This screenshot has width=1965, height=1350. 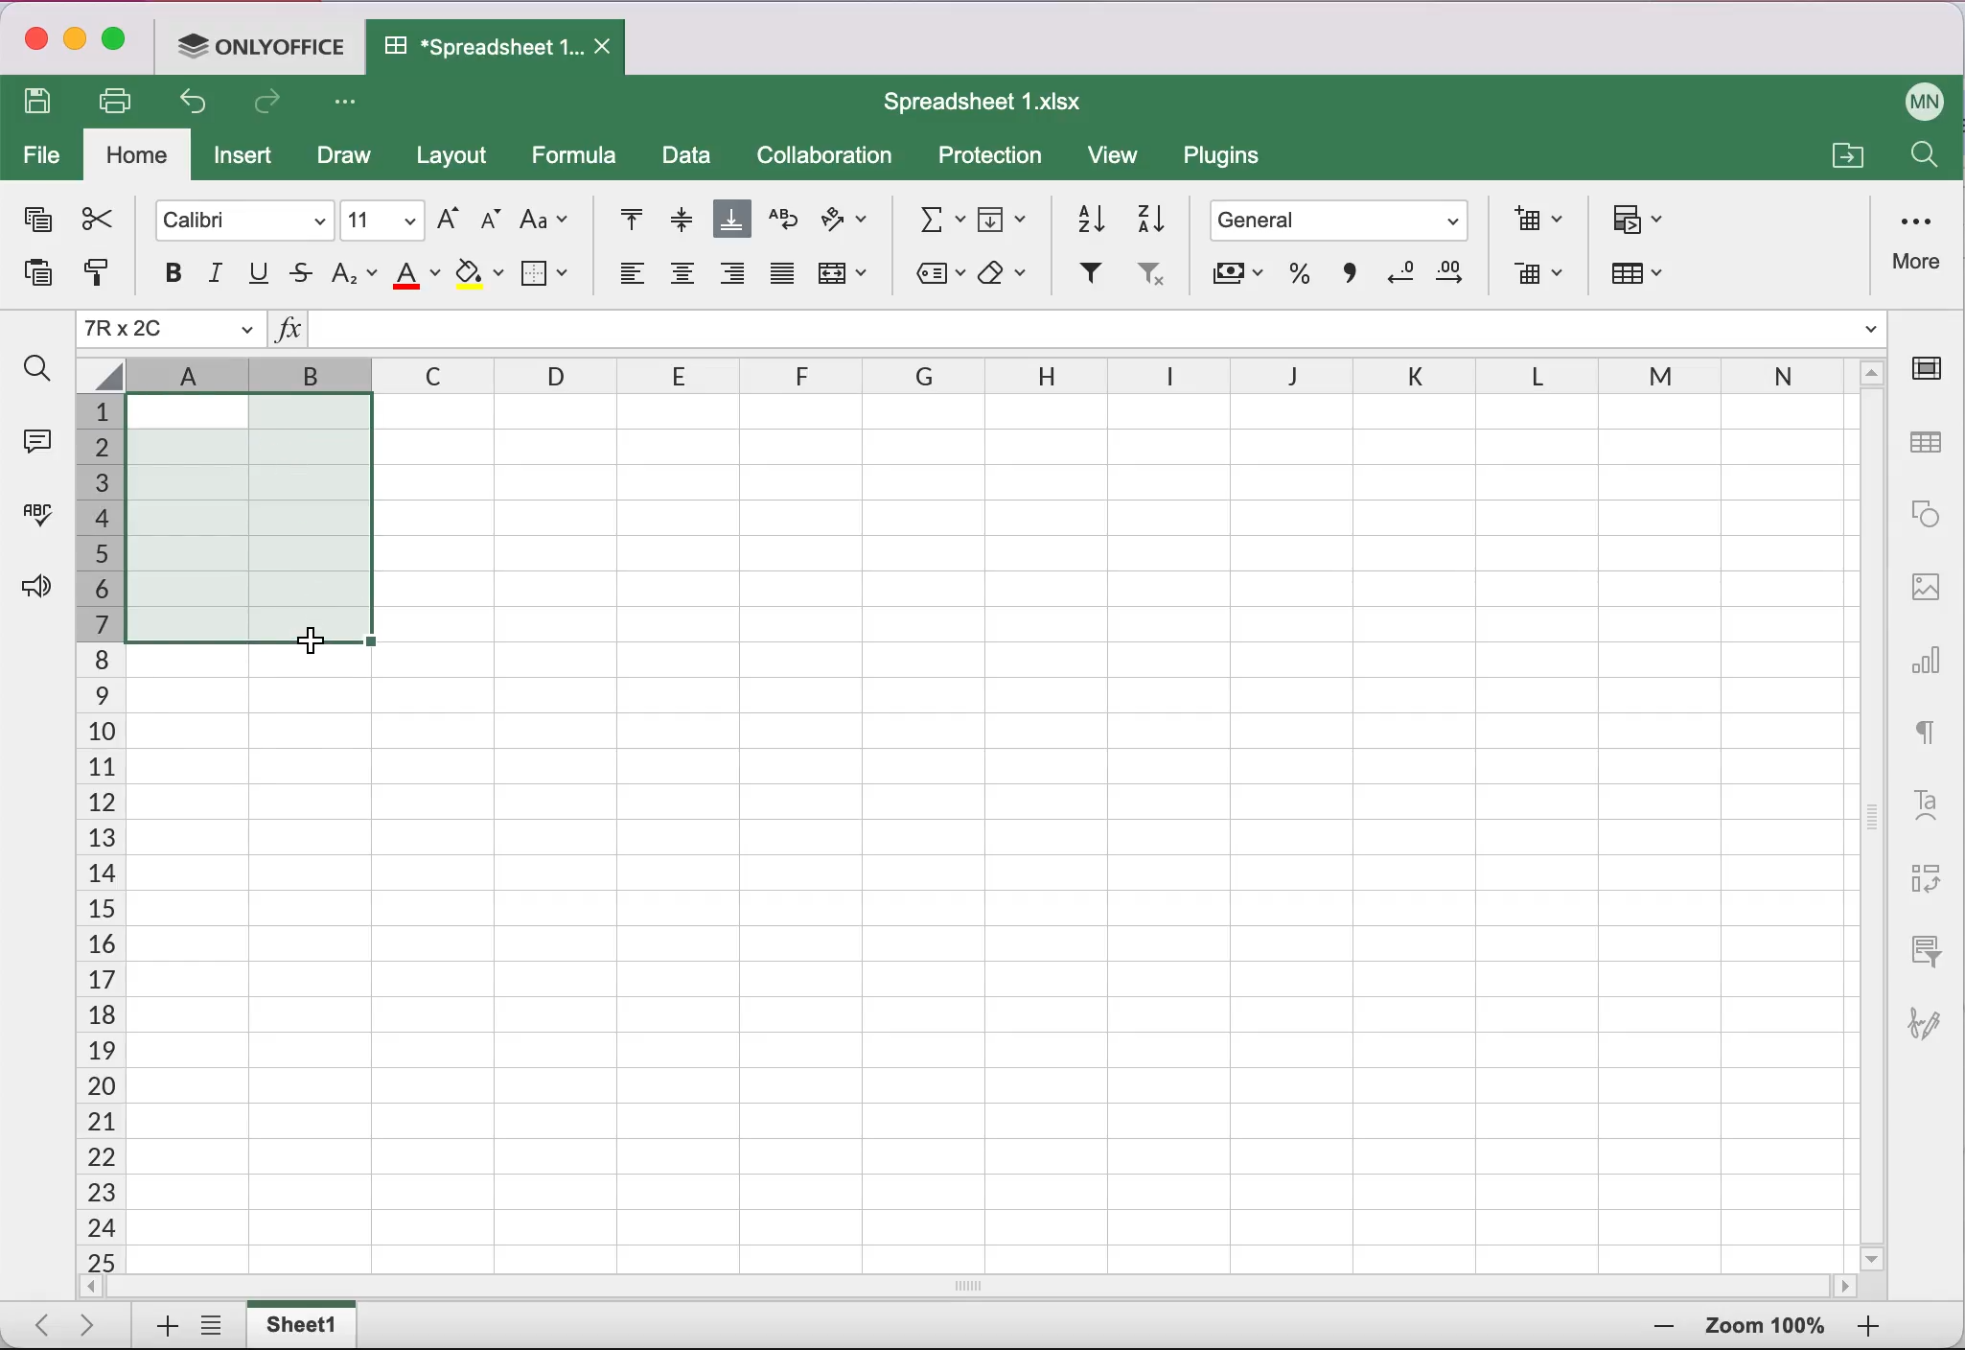 I want to click on redo, so click(x=272, y=106).